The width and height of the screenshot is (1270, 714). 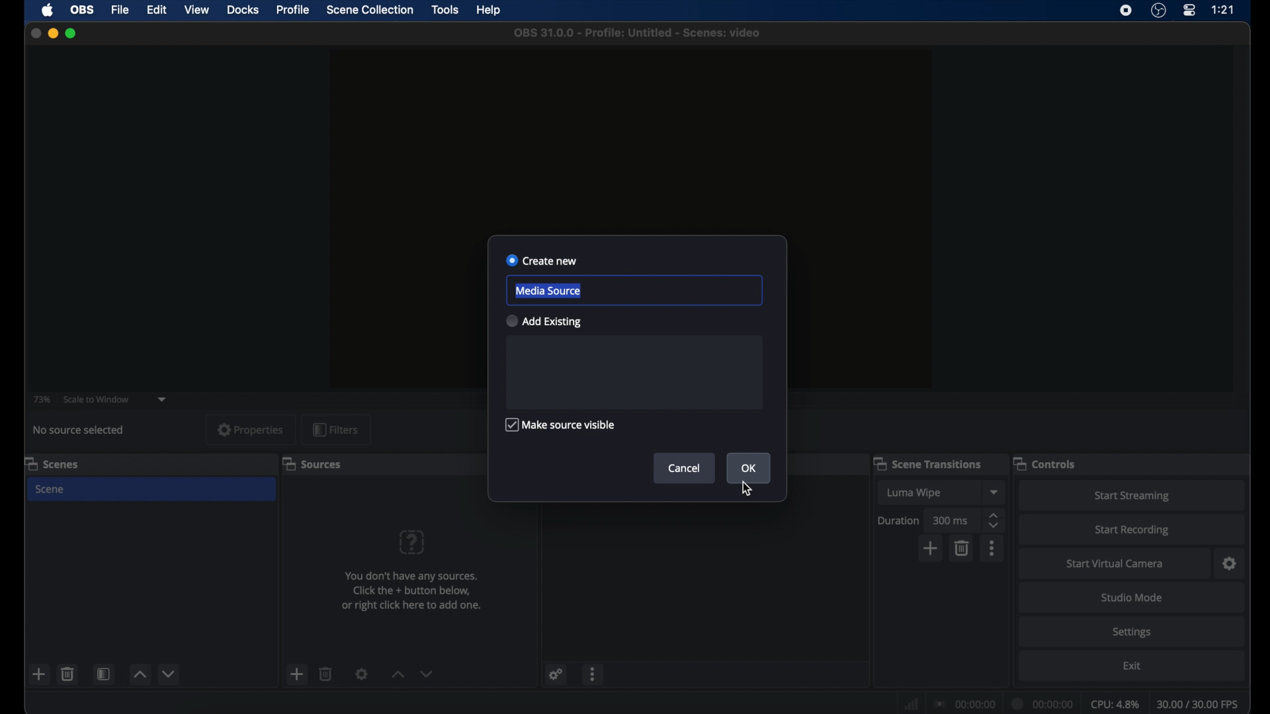 I want to click on time, so click(x=1222, y=10).